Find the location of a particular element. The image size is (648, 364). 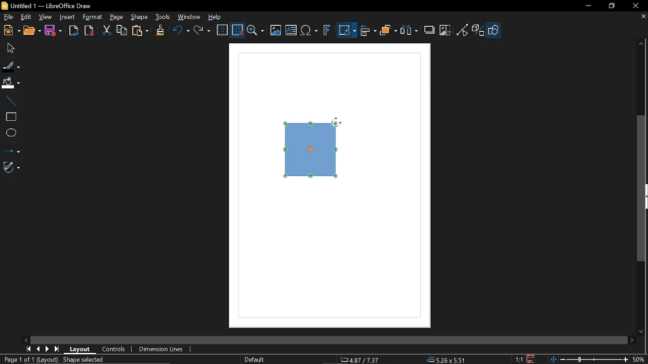

1:1 (Scaling factor) is located at coordinates (519, 360).